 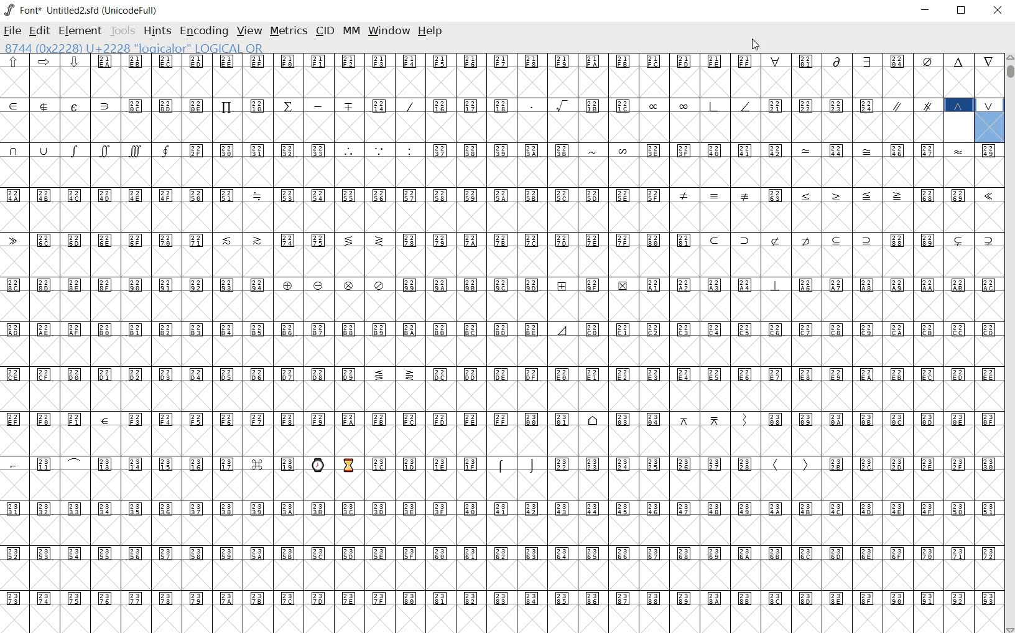 What do you see at coordinates (80, 9) in the screenshot?
I see `font* Untitled2.sfd (UnicodeFull)` at bounding box center [80, 9].